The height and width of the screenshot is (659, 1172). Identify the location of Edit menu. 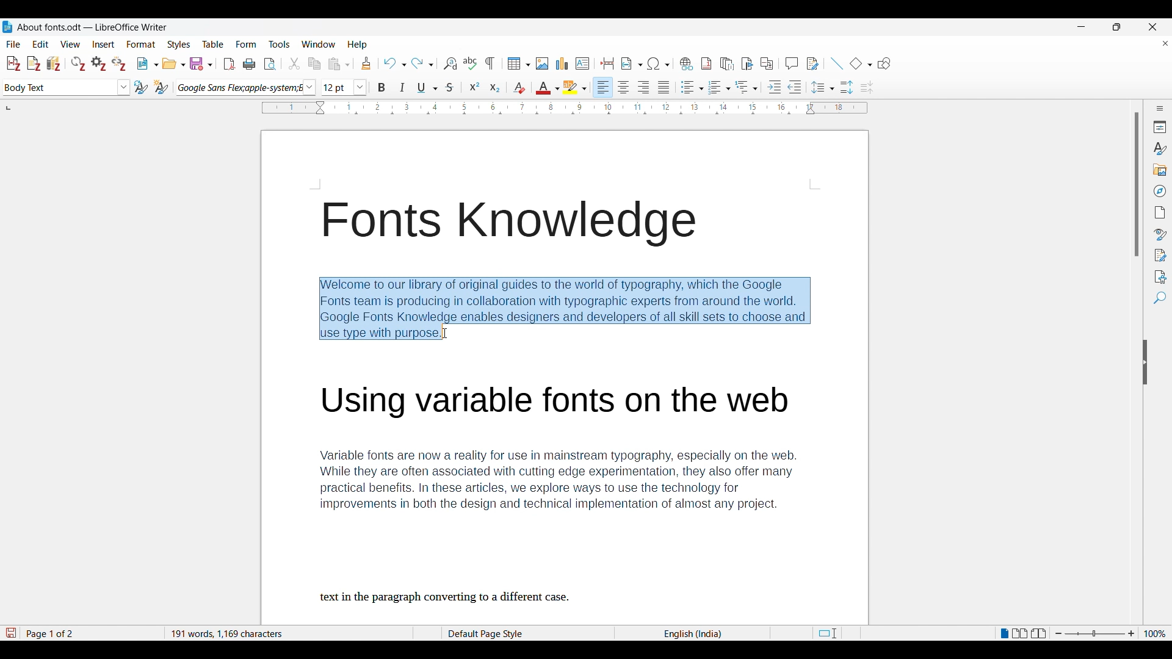
(40, 44).